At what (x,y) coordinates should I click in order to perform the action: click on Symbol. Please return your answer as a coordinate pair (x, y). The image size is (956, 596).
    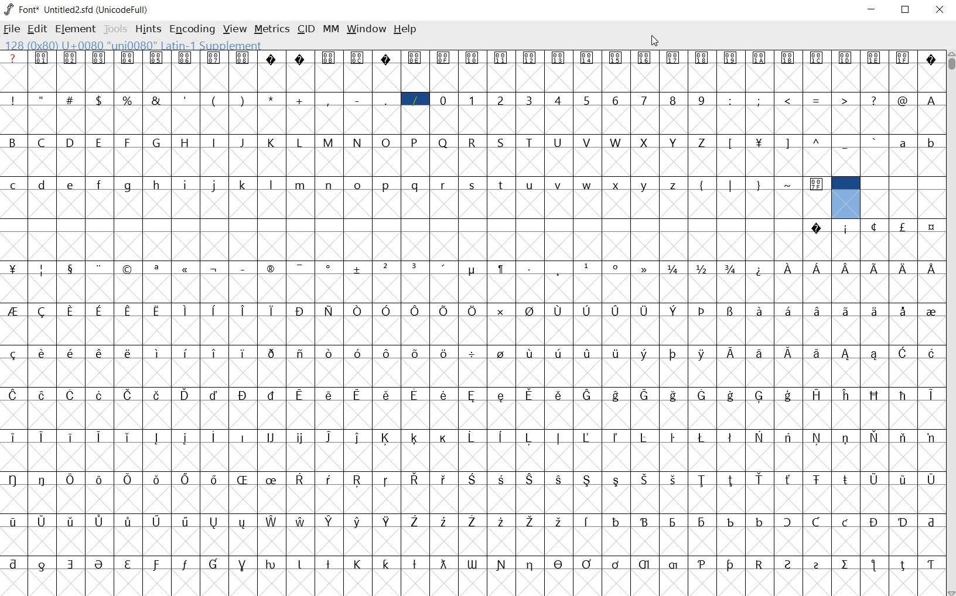
    Looking at the image, I should click on (129, 268).